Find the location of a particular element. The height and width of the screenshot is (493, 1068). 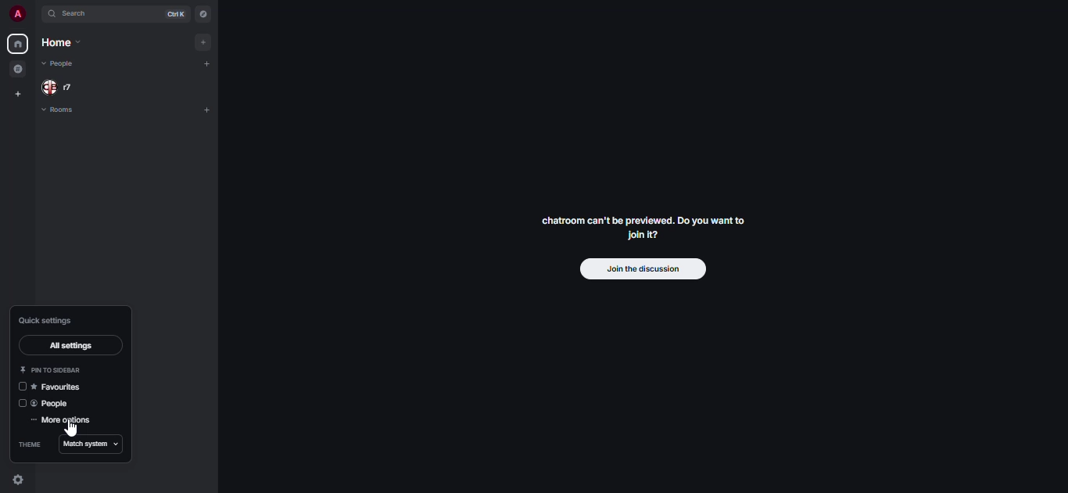

ctrl K is located at coordinates (174, 14).